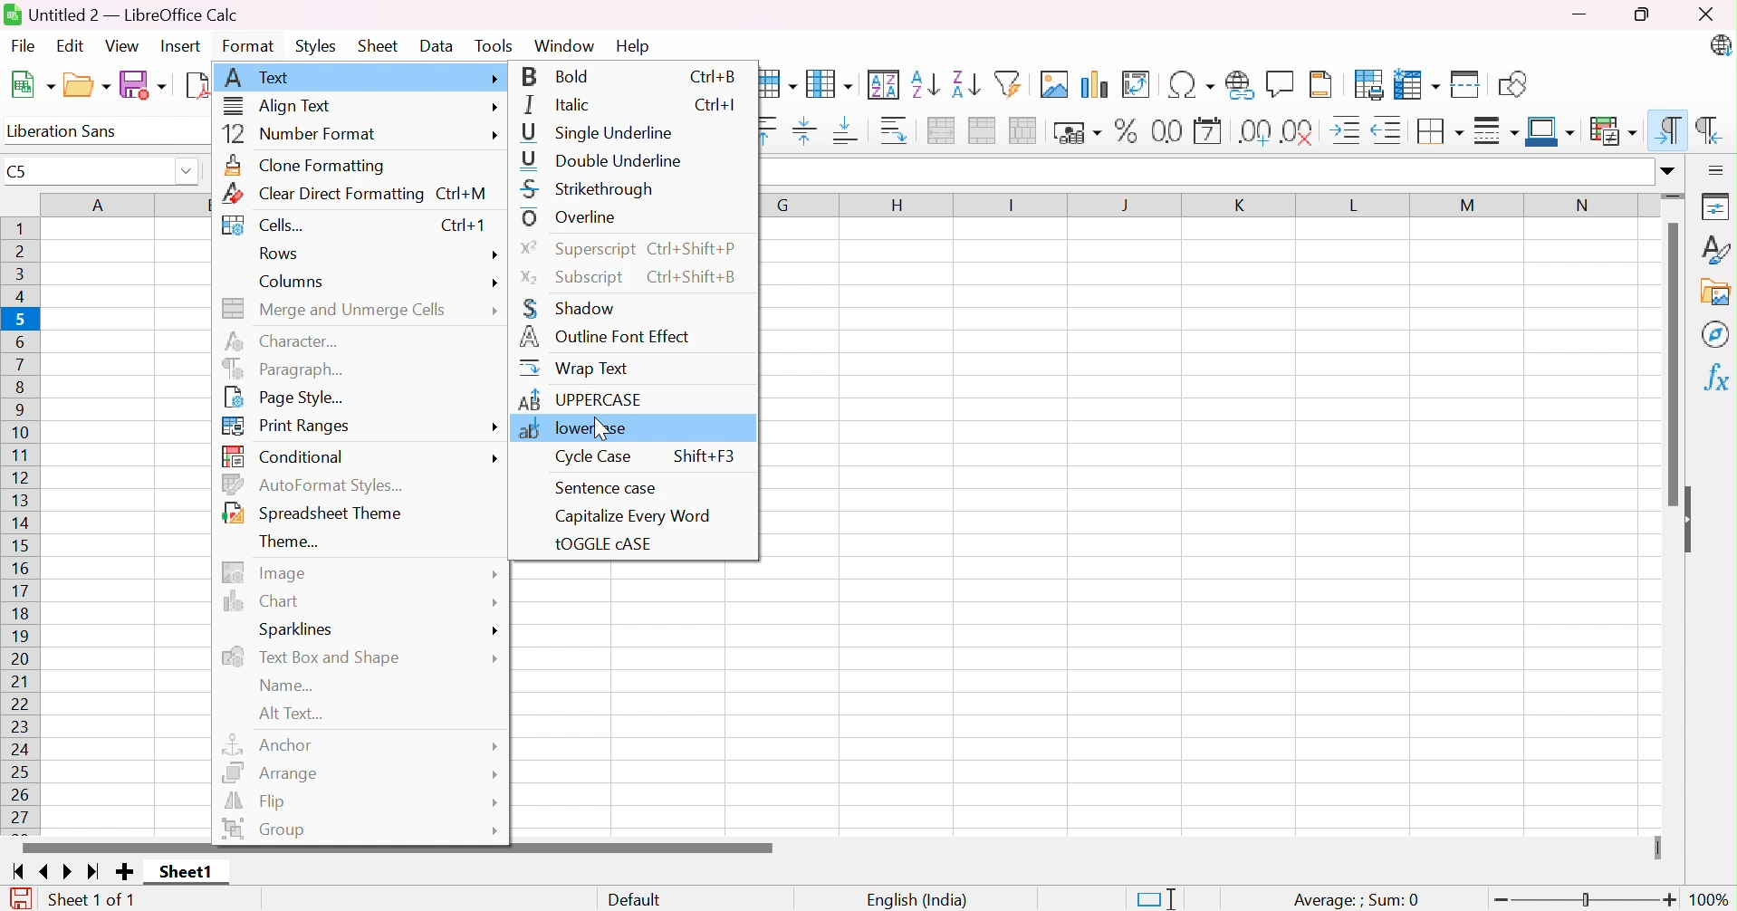 The width and height of the screenshot is (1737, 911). I want to click on Zoom Out, so click(1497, 902).